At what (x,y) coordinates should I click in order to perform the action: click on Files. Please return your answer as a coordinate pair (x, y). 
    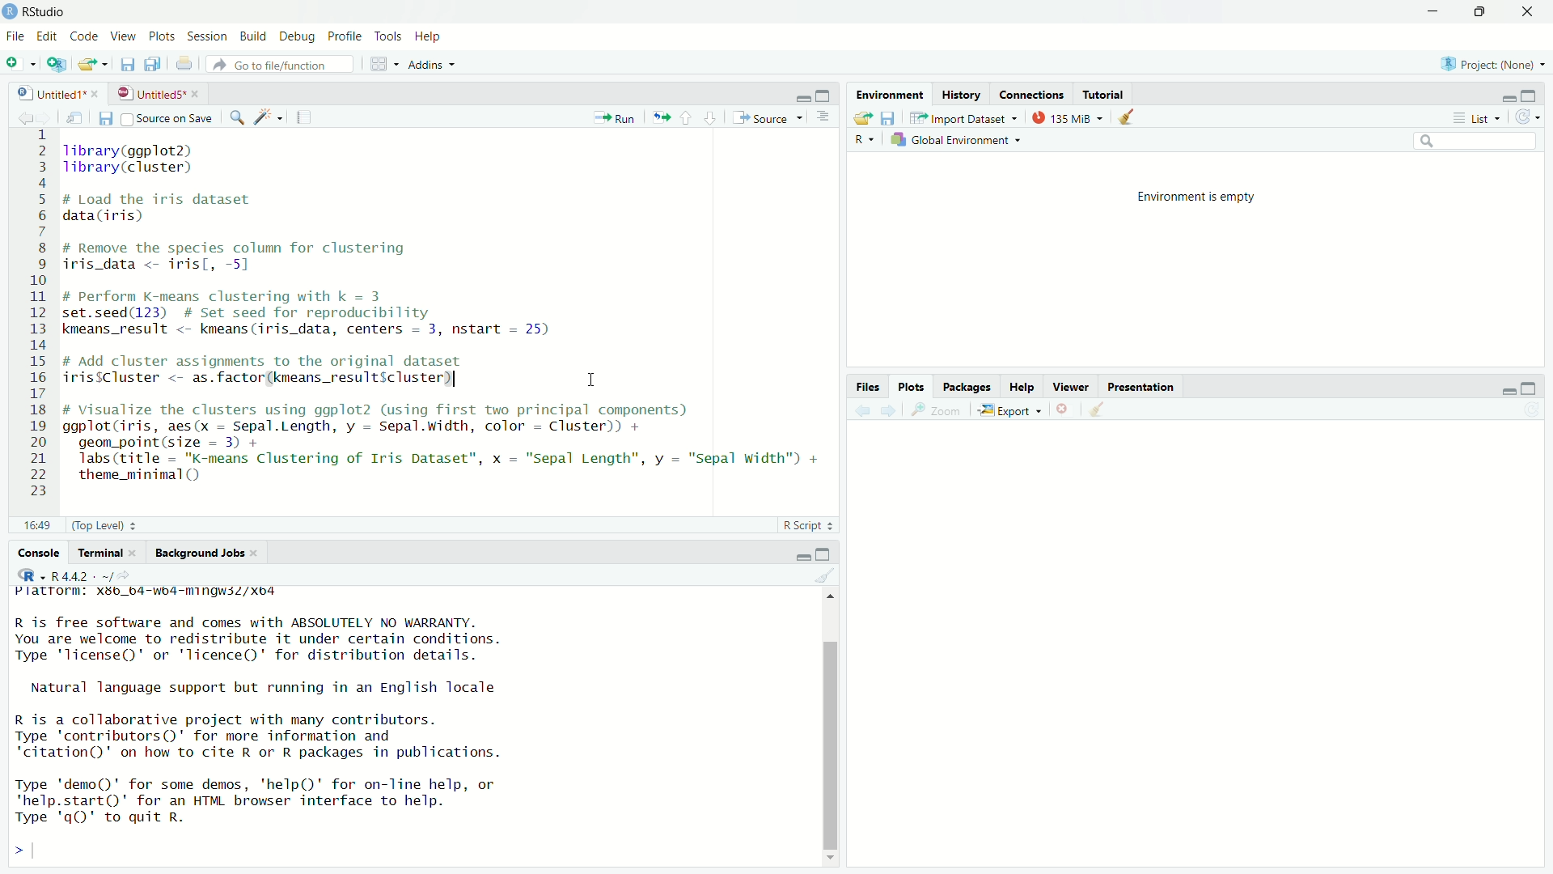
    Looking at the image, I should click on (866, 385).